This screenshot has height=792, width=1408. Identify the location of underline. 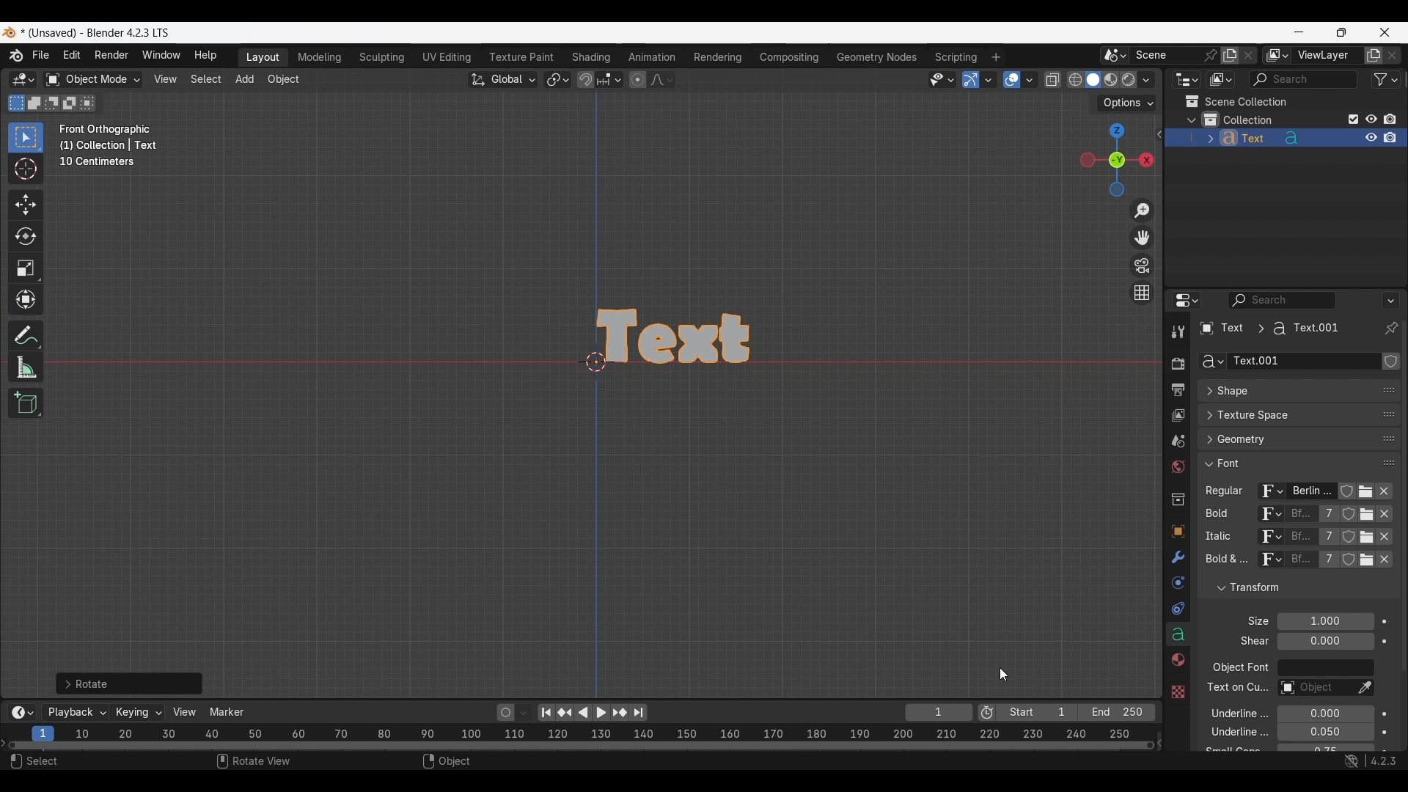
(1231, 713).